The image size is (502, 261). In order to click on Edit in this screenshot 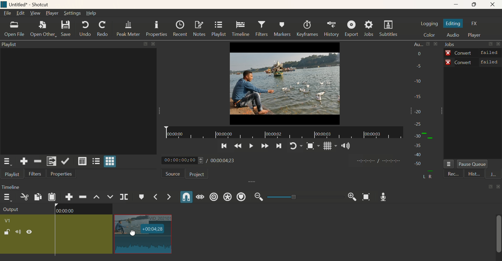, I will do `click(21, 14)`.